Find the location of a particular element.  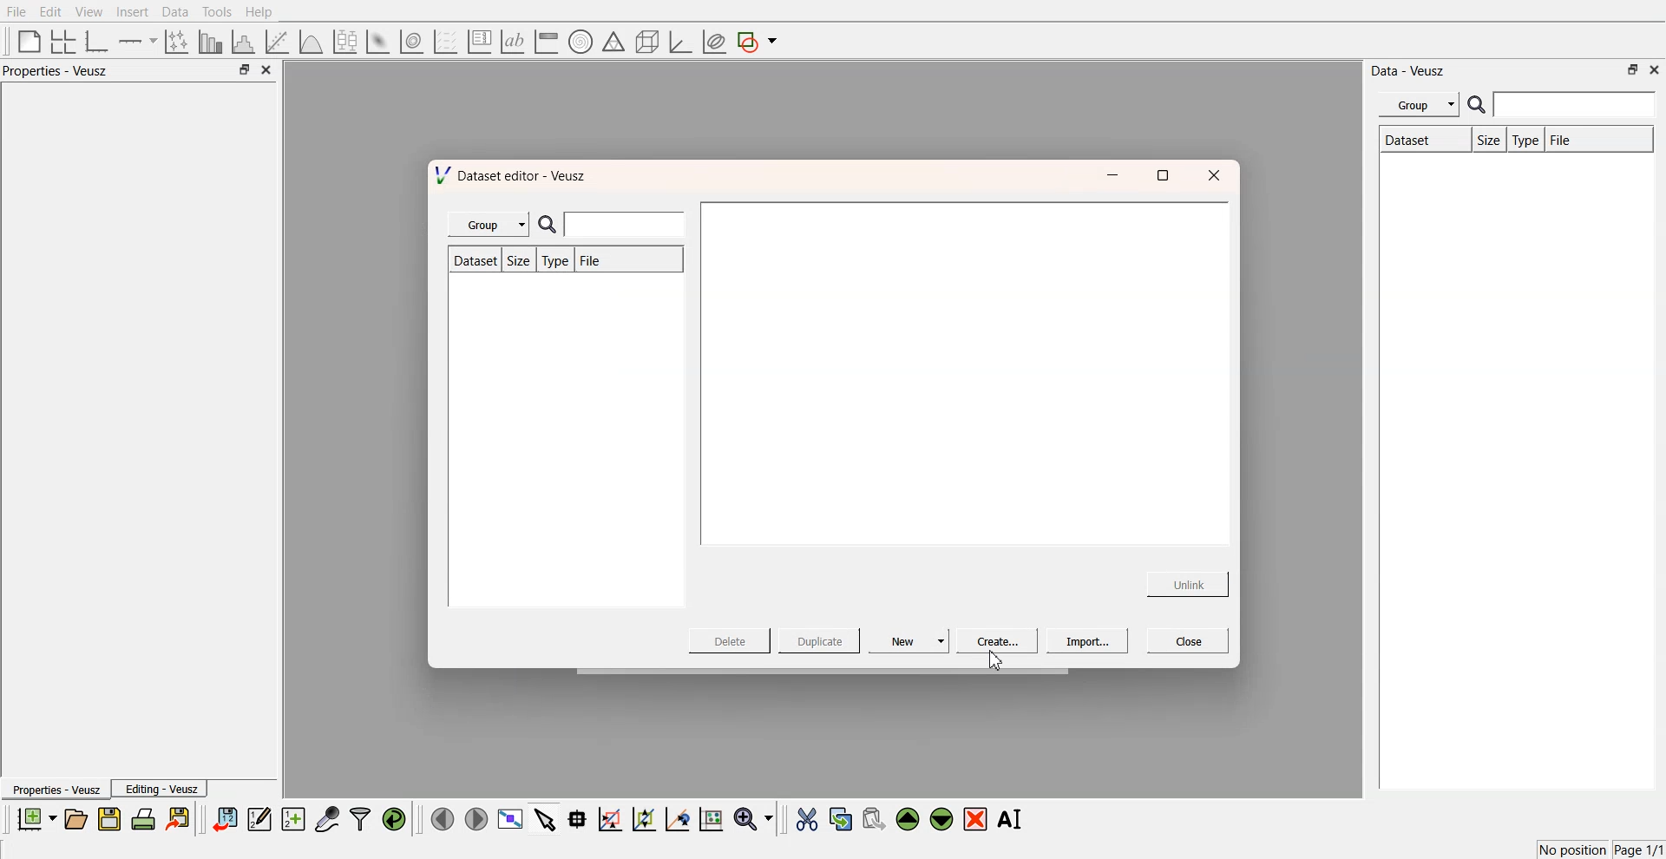

image color bar is located at coordinates (546, 43).